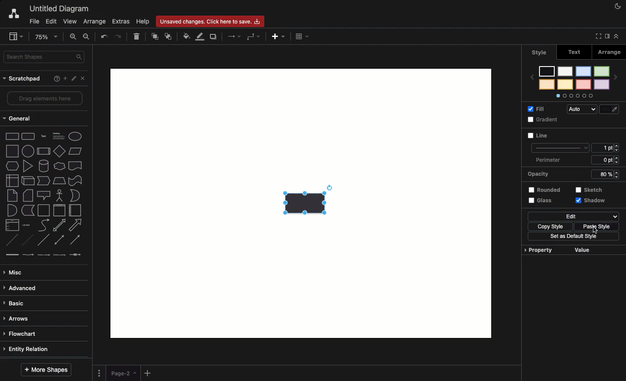 The width and height of the screenshot is (626, 381). What do you see at coordinates (77, 195) in the screenshot?
I see `or` at bounding box center [77, 195].